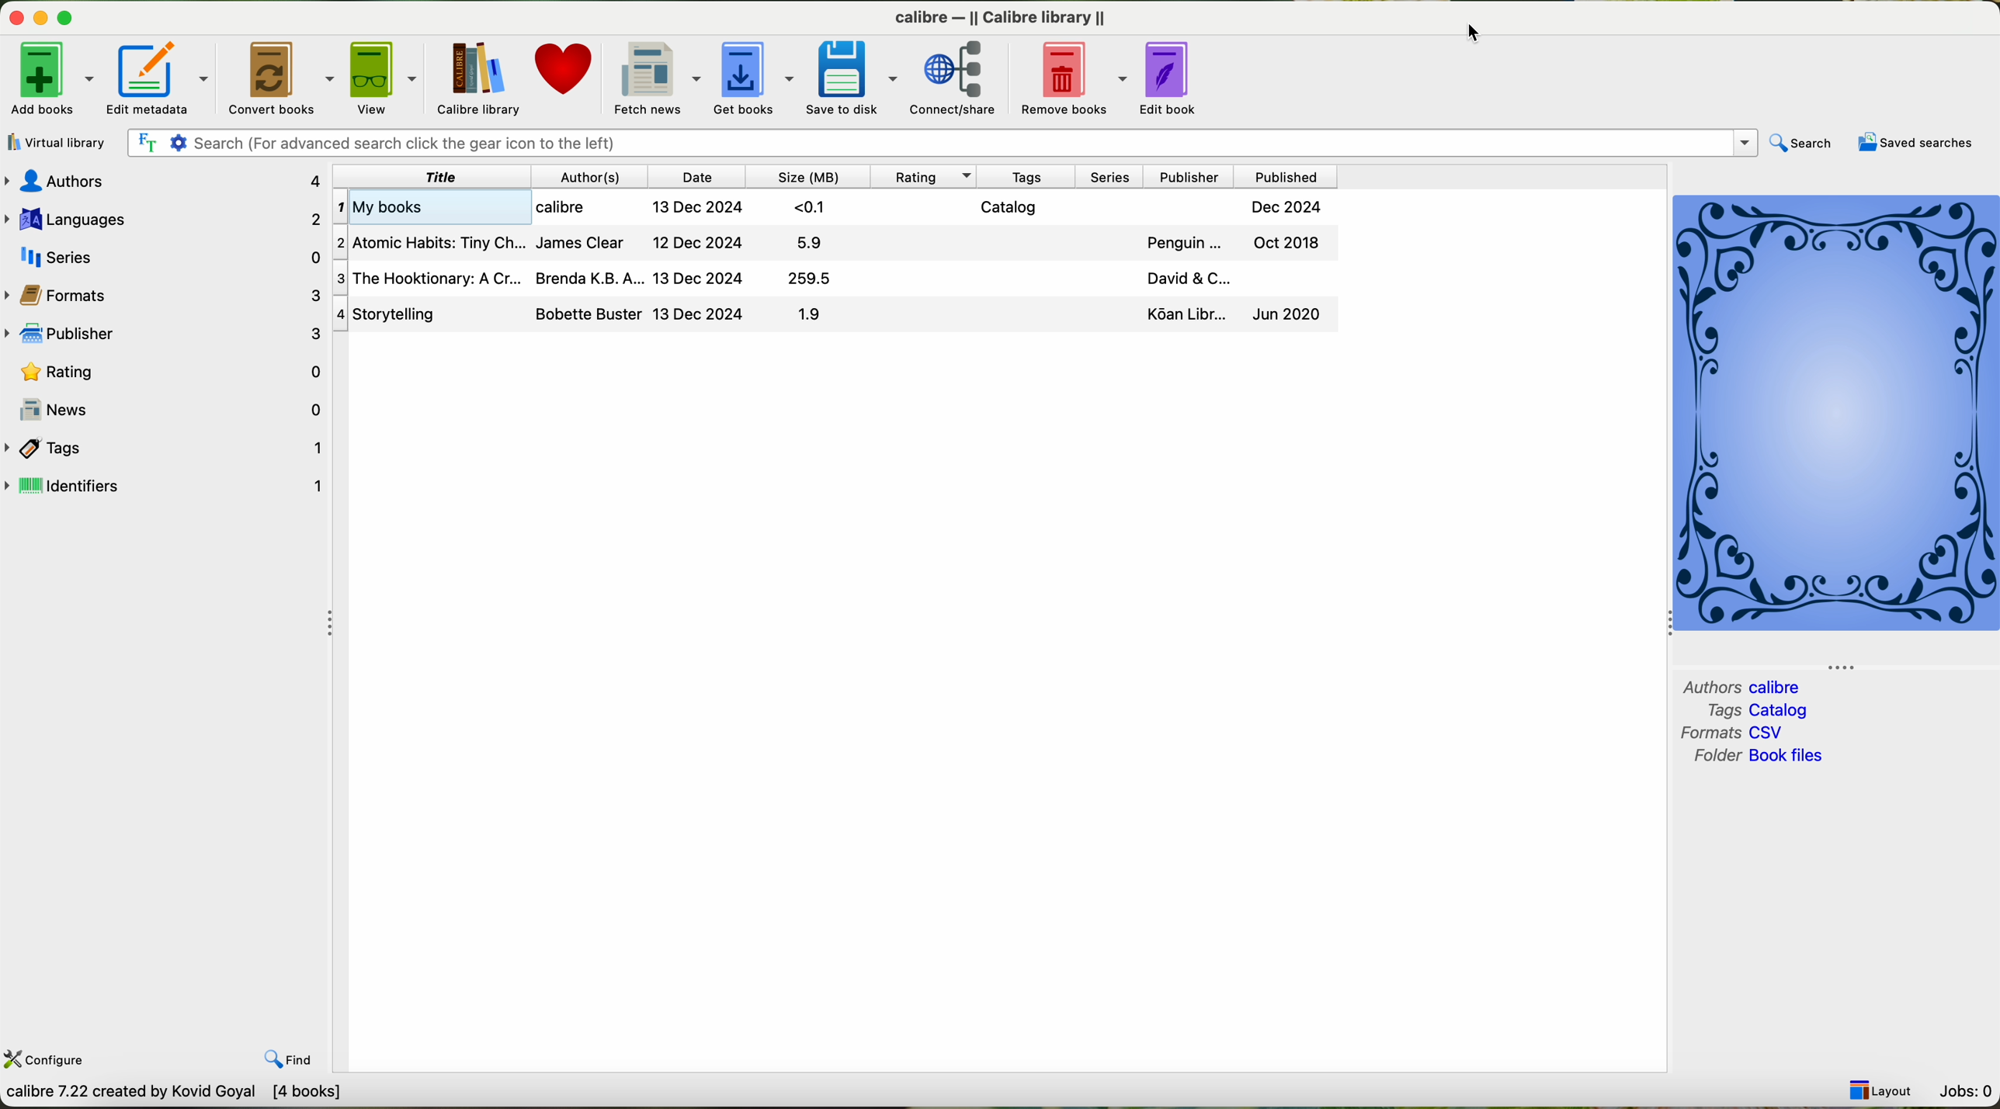 The height and width of the screenshot is (1109, 2000). I want to click on maximize Calibre, so click(68, 15).